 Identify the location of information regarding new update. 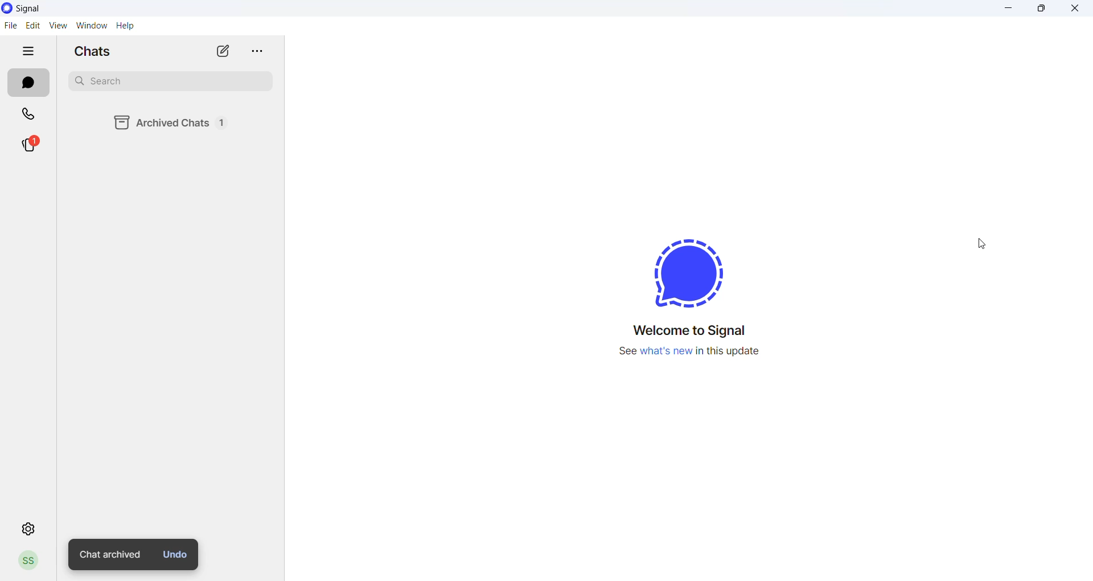
(692, 354).